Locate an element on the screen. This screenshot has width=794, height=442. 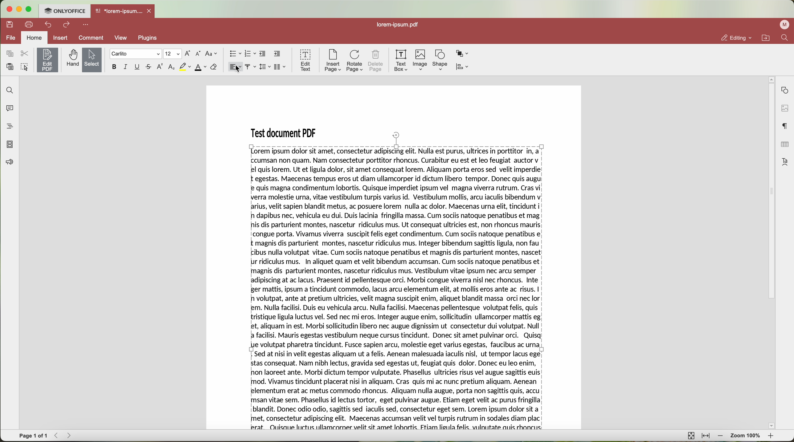
Plugins is located at coordinates (148, 38).